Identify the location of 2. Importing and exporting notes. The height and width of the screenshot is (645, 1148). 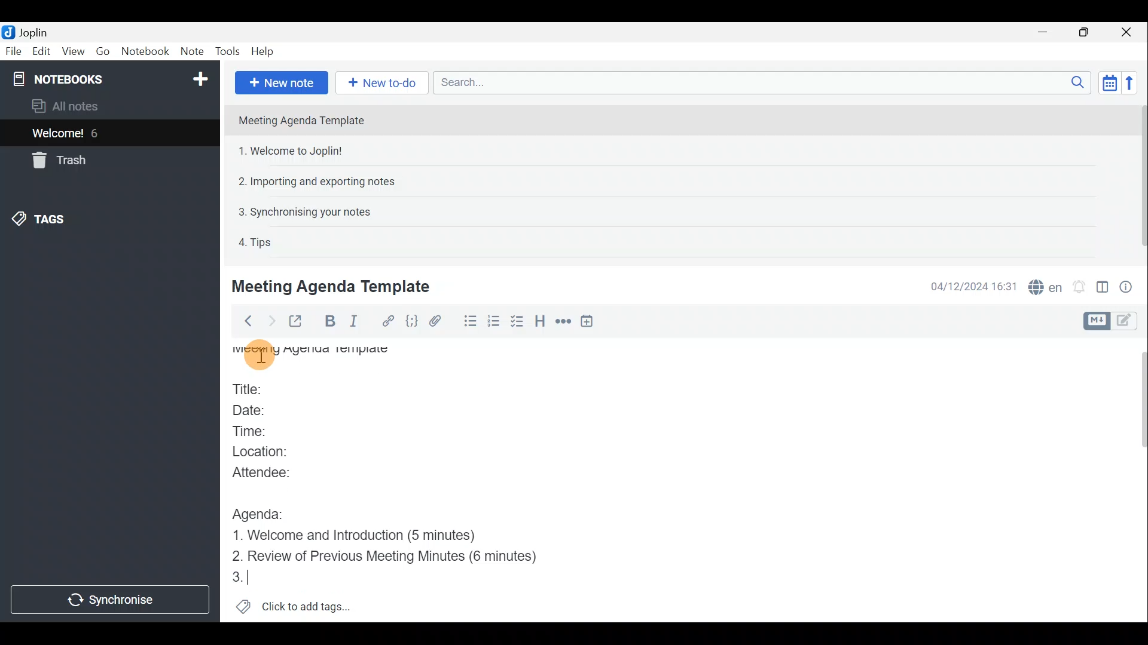
(321, 182).